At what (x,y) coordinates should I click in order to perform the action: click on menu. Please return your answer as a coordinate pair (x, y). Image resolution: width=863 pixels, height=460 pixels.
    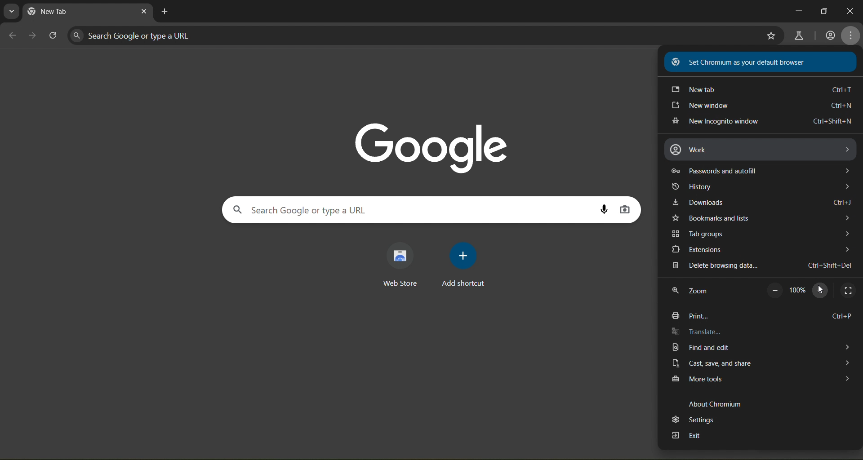
    Looking at the image, I should click on (852, 35).